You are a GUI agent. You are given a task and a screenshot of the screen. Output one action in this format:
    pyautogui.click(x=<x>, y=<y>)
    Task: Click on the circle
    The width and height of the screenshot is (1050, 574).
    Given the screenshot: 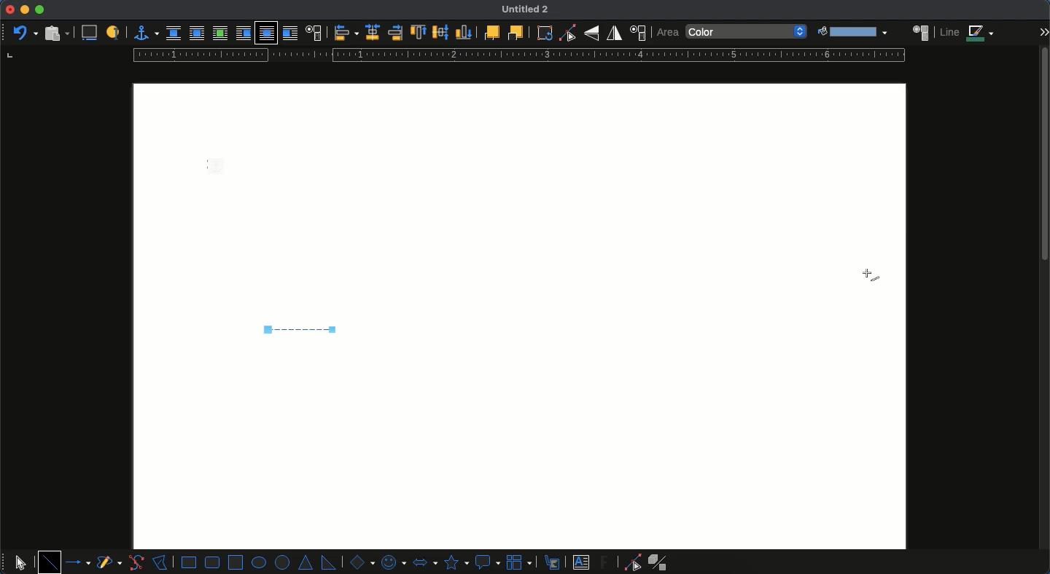 What is the action you would take?
    pyautogui.click(x=284, y=563)
    